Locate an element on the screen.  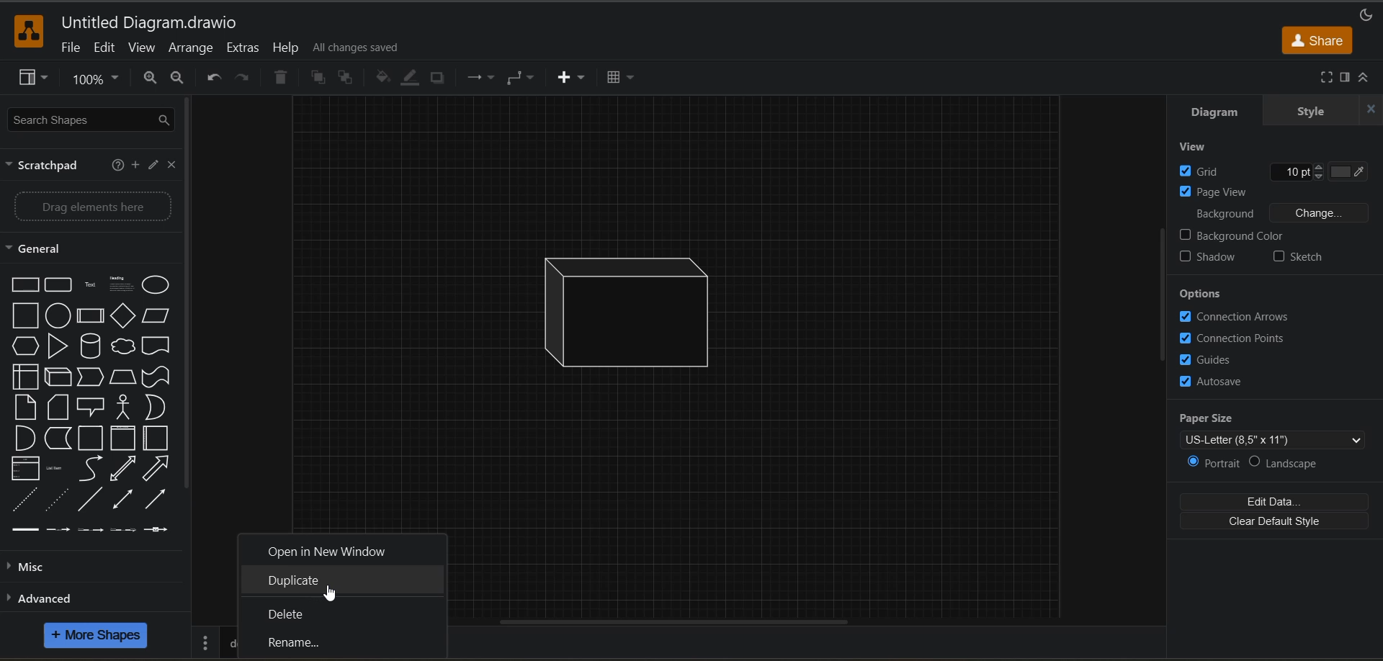
arrange is located at coordinates (192, 48).